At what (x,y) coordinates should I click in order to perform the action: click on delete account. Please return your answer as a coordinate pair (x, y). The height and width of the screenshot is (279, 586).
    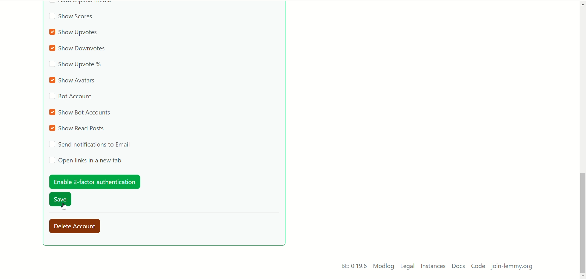
    Looking at the image, I should click on (78, 226).